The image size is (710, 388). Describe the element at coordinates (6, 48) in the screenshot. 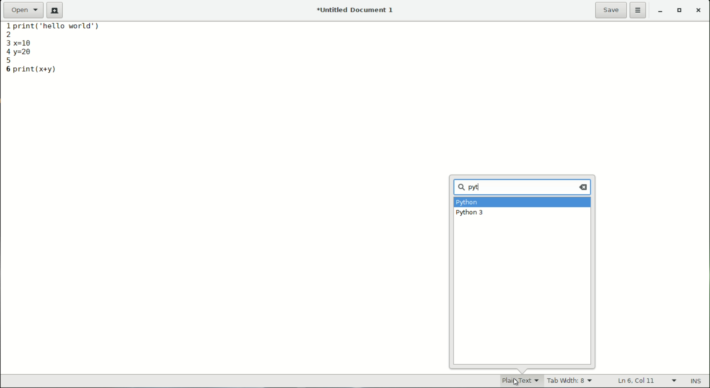

I see `line numbers` at that location.